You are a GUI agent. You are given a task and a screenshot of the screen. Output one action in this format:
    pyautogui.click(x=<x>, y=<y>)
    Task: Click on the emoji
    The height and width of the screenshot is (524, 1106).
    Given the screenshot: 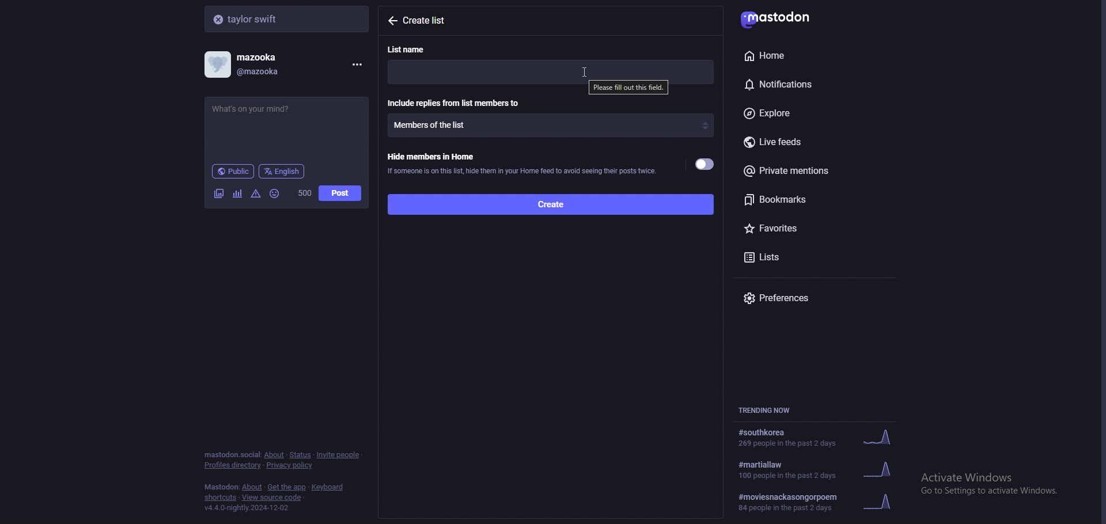 What is the action you would take?
    pyautogui.click(x=275, y=193)
    